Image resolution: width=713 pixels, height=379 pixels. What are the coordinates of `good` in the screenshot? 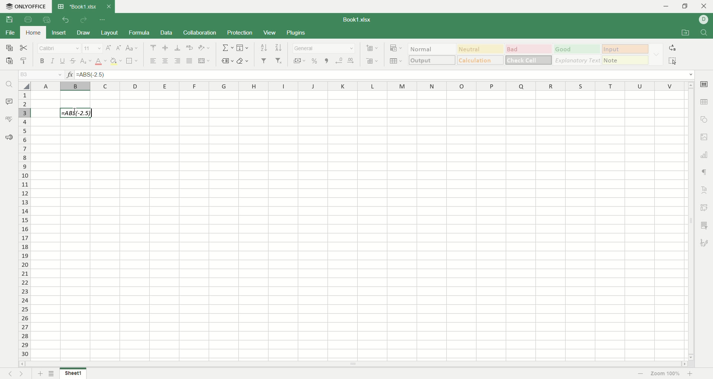 It's located at (578, 49).